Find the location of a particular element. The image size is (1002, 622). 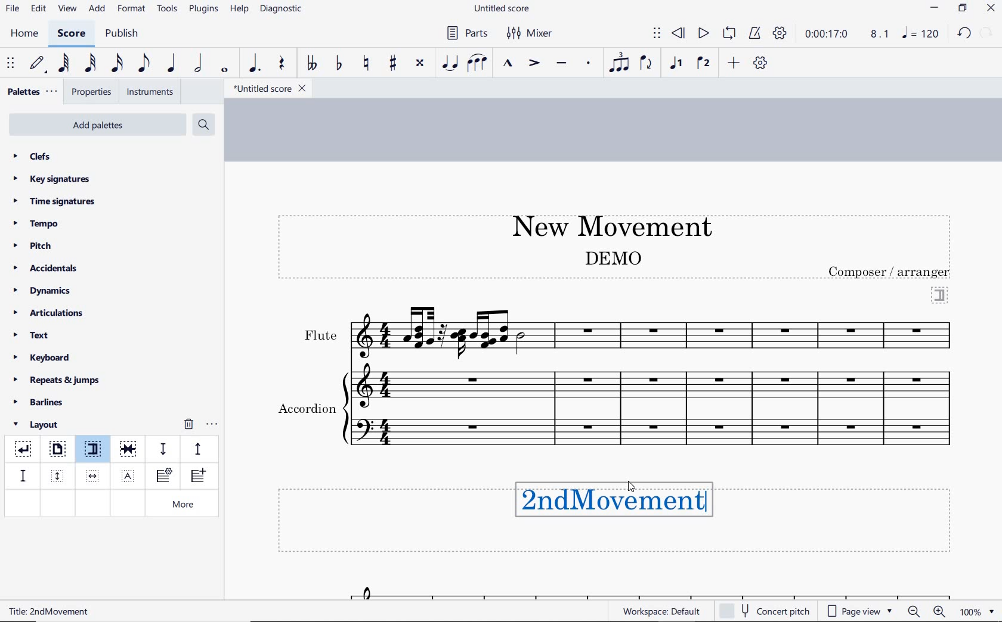

insert vertical frame is located at coordinates (59, 475).